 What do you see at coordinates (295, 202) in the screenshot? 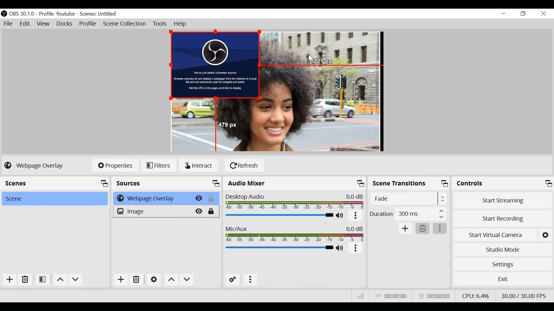
I see `Desktop Icon` at bounding box center [295, 202].